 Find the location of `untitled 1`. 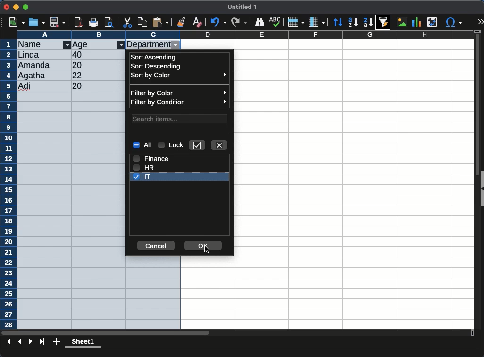

untitled 1 is located at coordinates (242, 7).